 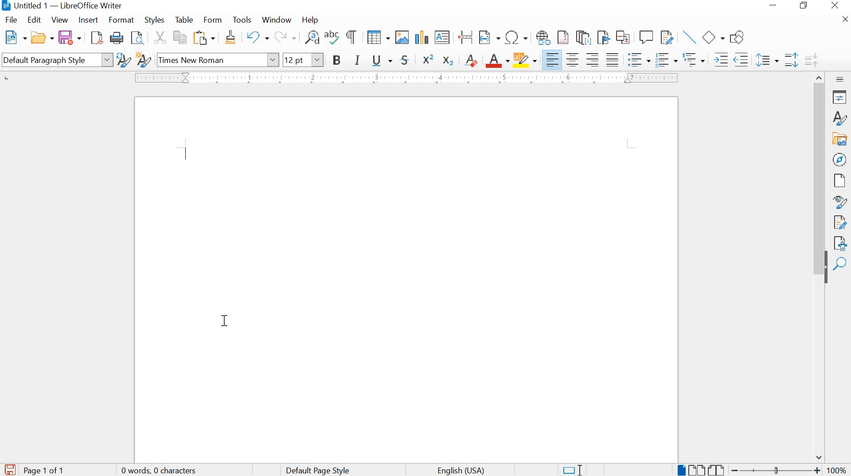 What do you see at coordinates (488, 38) in the screenshot?
I see `INSERT FIELD` at bounding box center [488, 38].